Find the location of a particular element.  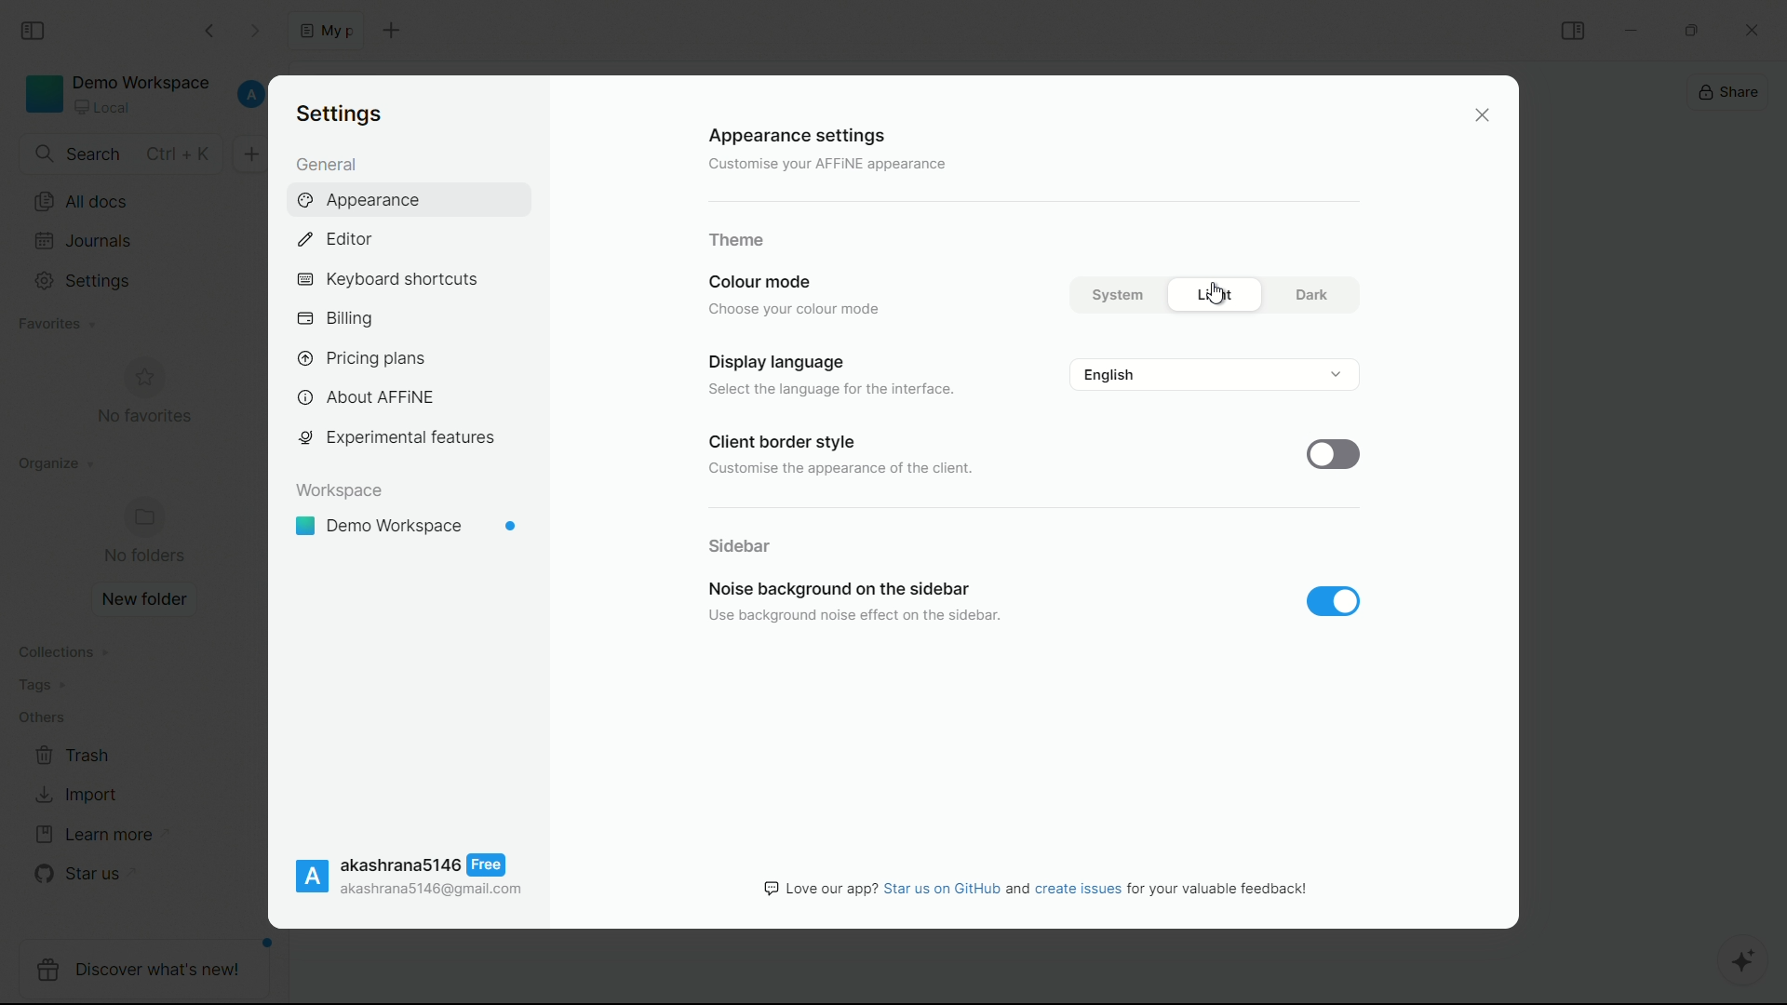

change language is located at coordinates (1215, 374).